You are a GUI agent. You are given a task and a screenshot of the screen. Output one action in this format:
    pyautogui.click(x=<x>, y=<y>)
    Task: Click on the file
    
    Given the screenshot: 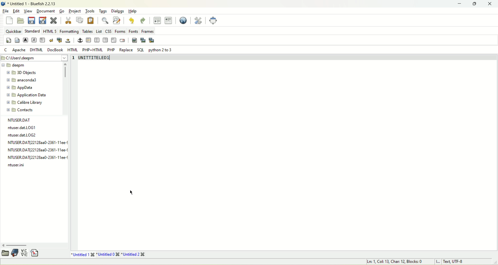 What is the action you would take?
    pyautogui.click(x=20, y=119)
    